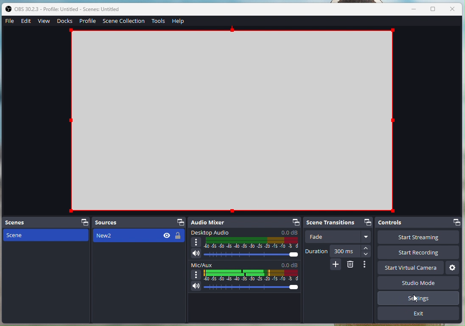 This screenshot has height=326, width=465. Describe the element at coordinates (420, 314) in the screenshot. I see `Exit` at that location.